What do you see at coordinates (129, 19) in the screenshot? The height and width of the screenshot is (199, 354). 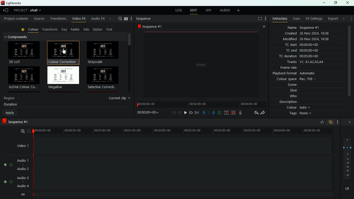 I see `menu` at bounding box center [129, 19].